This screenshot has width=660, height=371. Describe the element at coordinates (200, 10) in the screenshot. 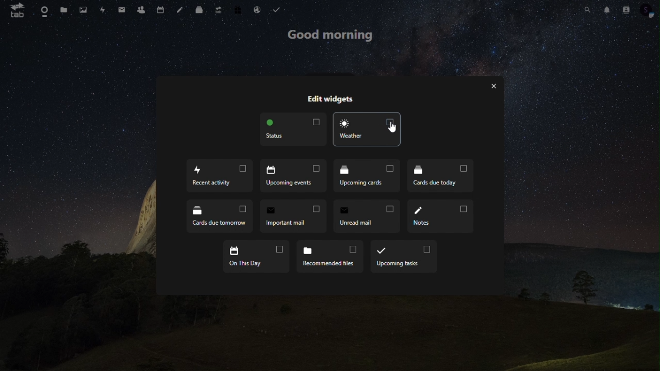

I see `deck` at that location.